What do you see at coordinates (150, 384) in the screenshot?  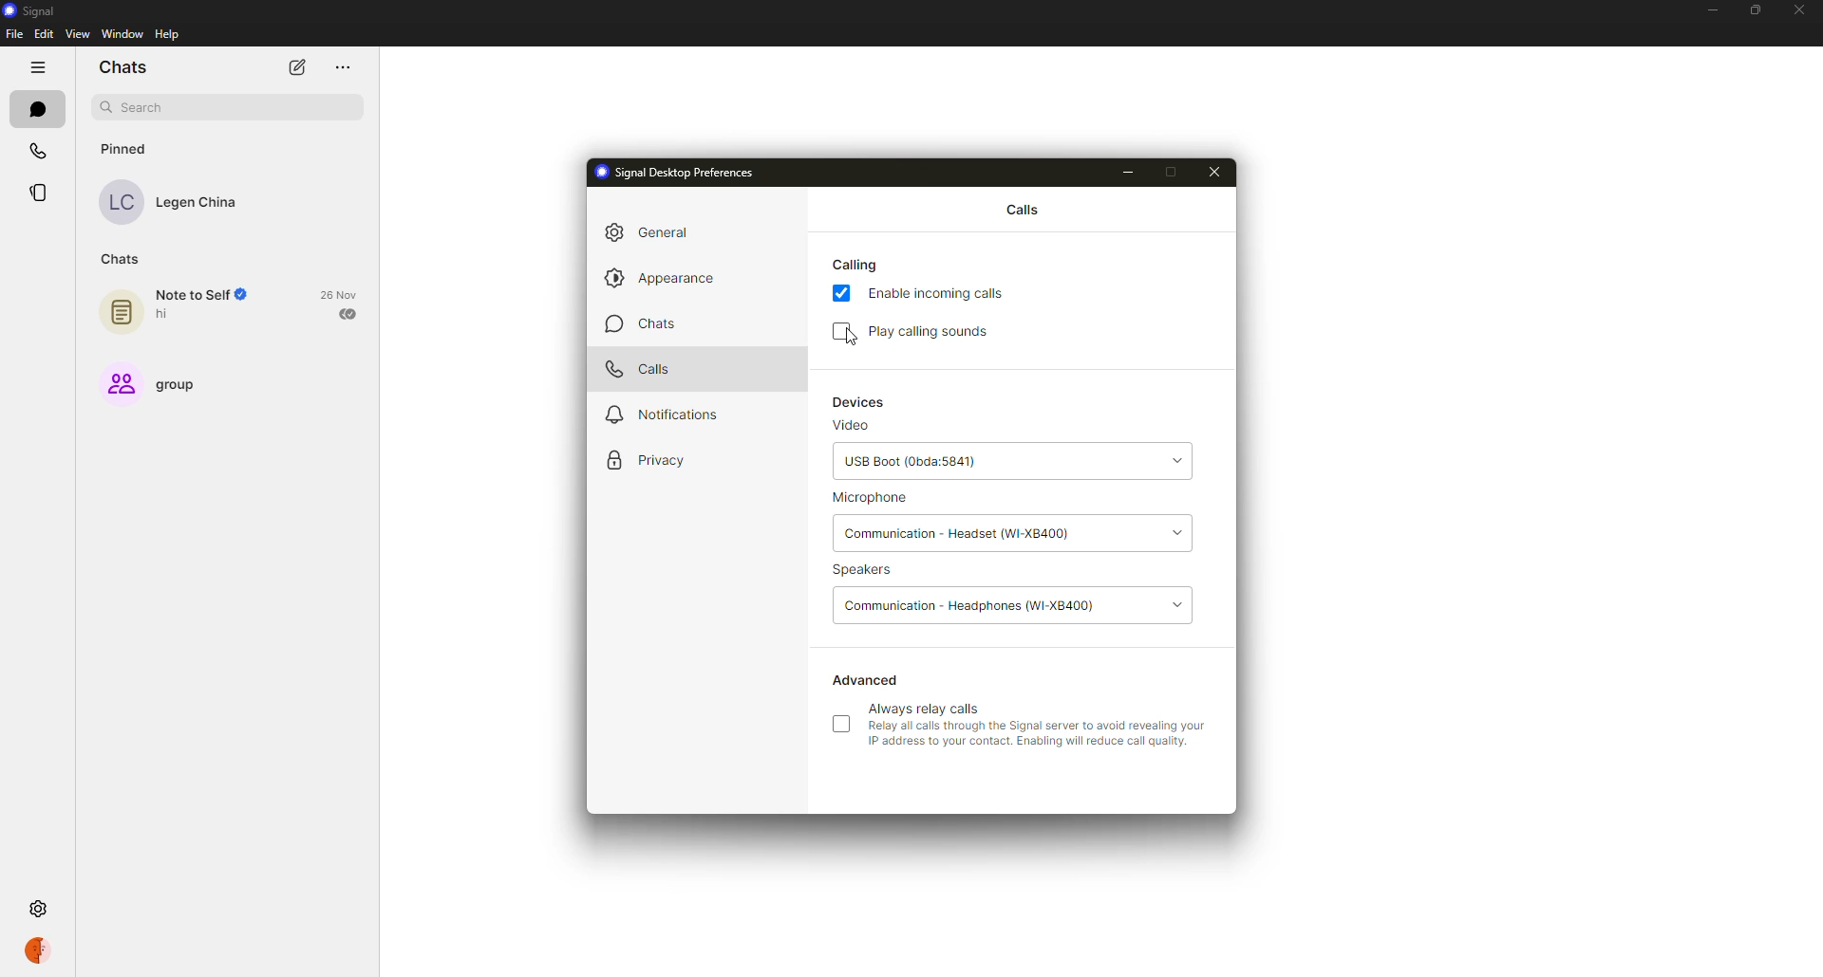 I see `group` at bounding box center [150, 384].